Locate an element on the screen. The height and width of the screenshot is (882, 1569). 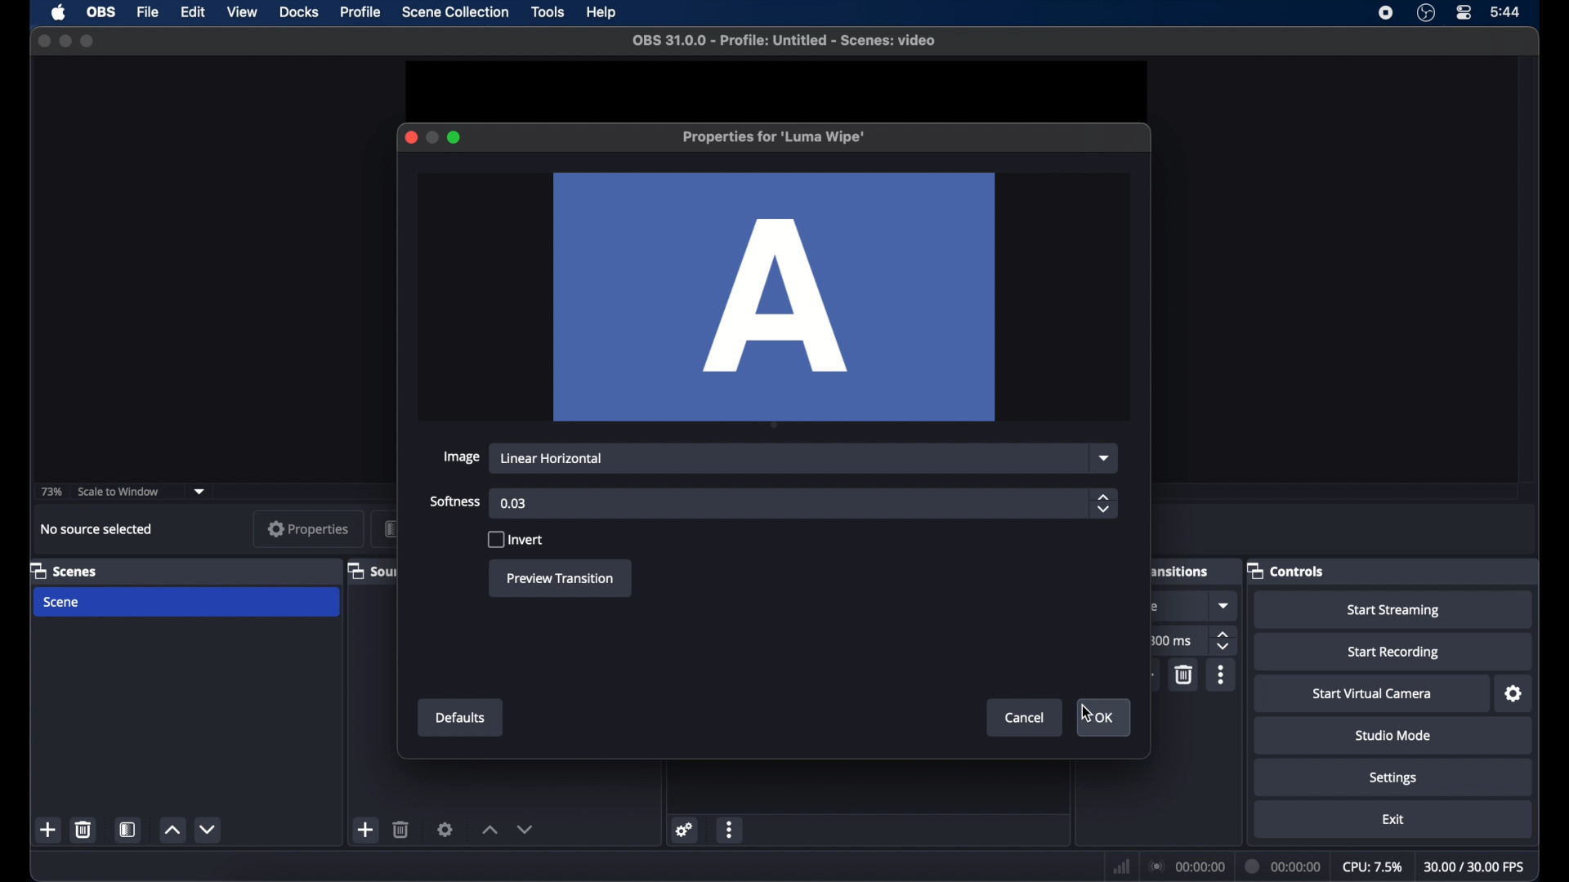
dropdown is located at coordinates (202, 490).